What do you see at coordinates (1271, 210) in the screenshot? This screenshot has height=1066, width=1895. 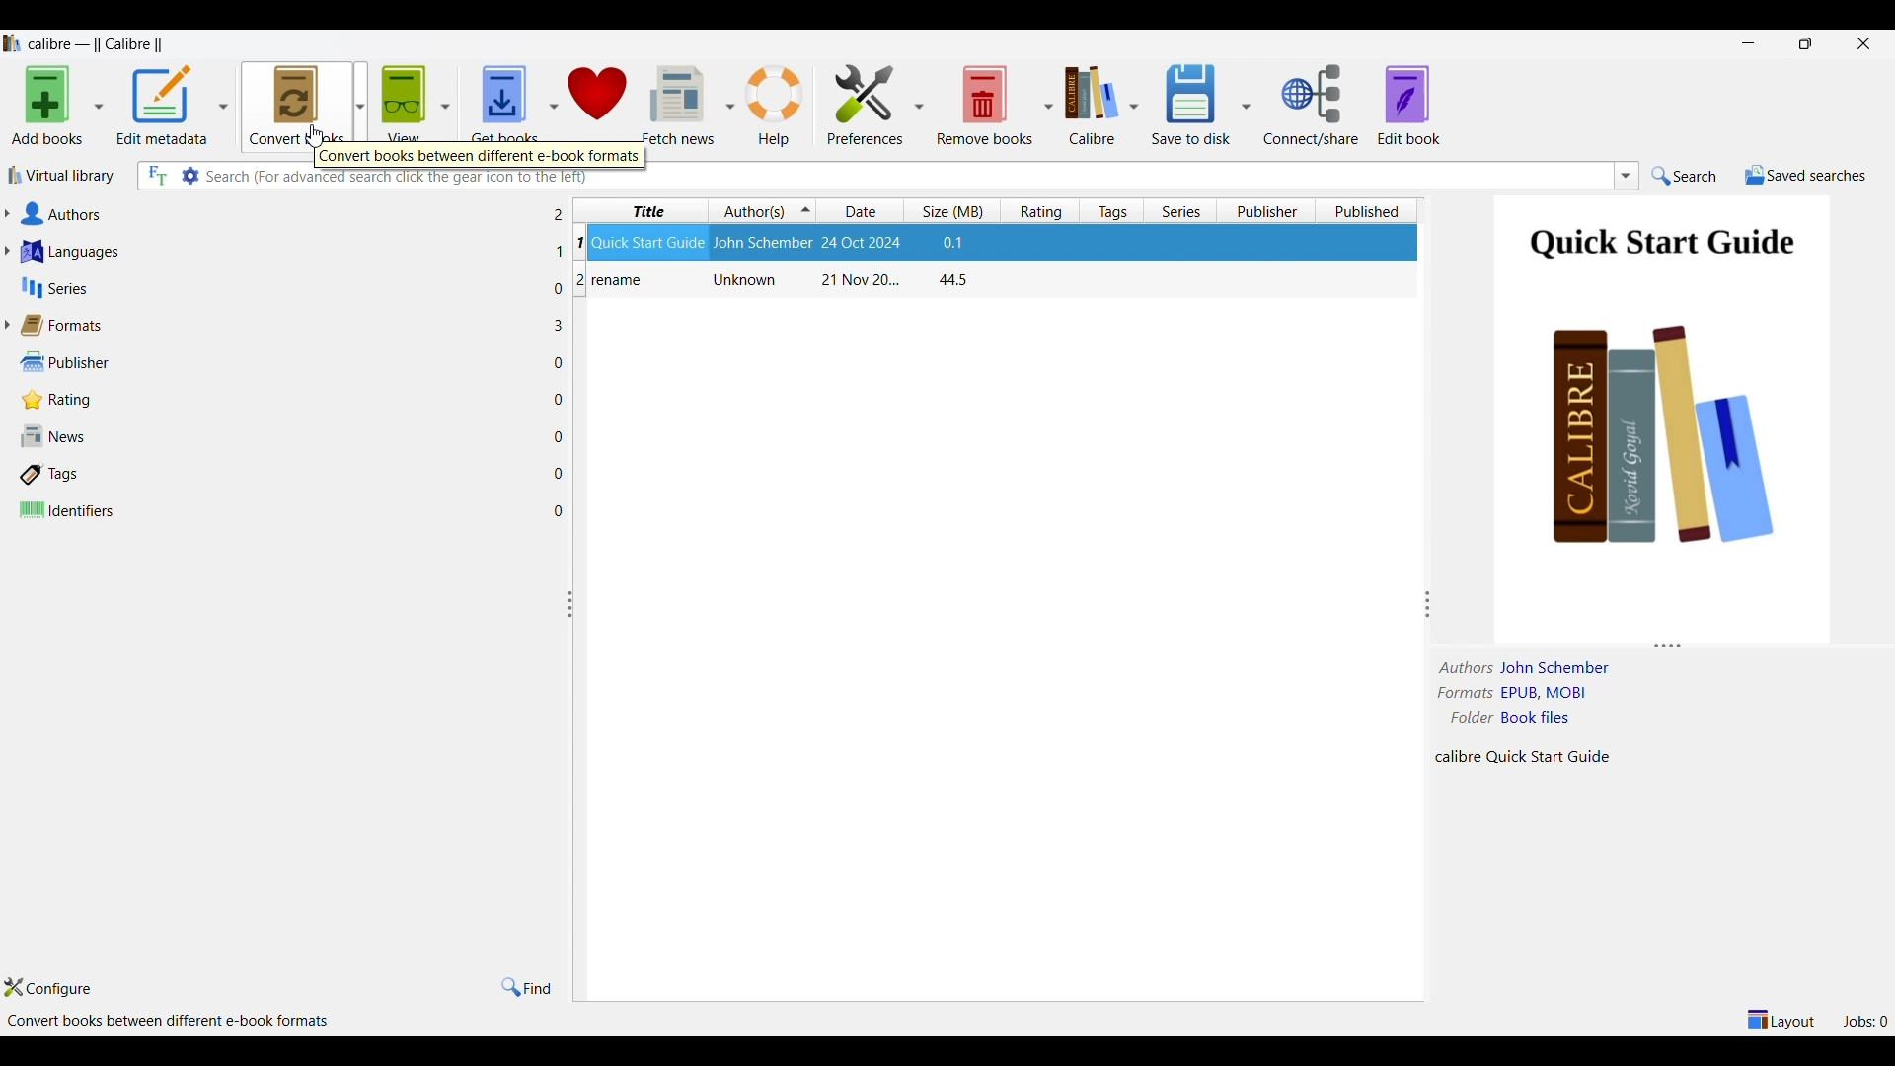 I see `Publisher column` at bounding box center [1271, 210].